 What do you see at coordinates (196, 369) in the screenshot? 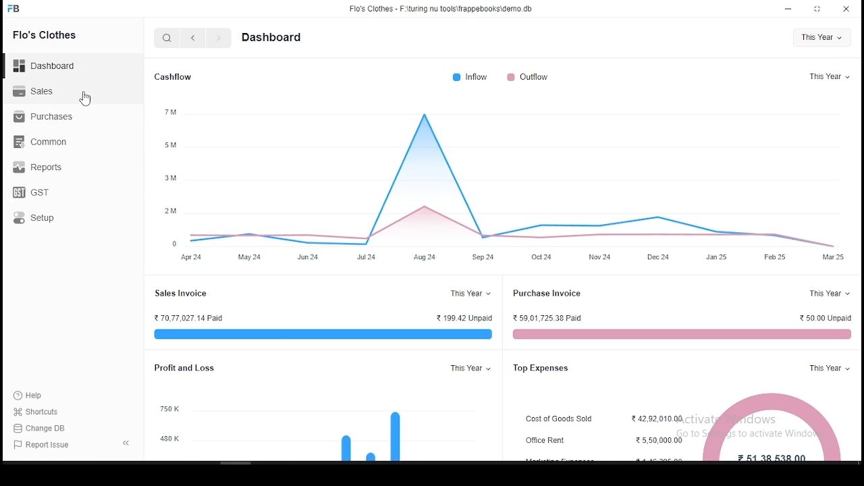
I see `profit and loss` at bounding box center [196, 369].